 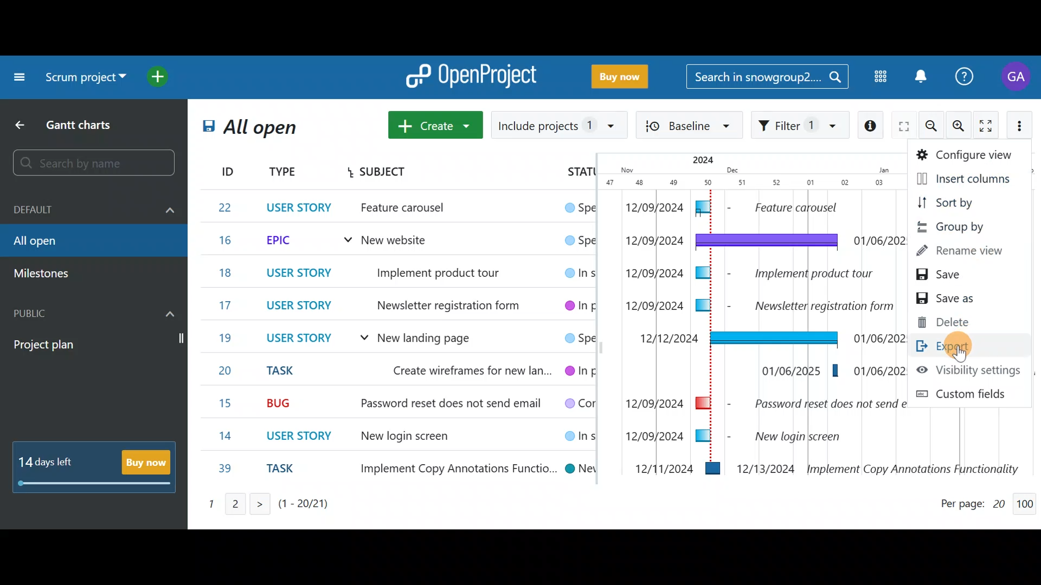 I want to click on Project plan, so click(x=95, y=345).